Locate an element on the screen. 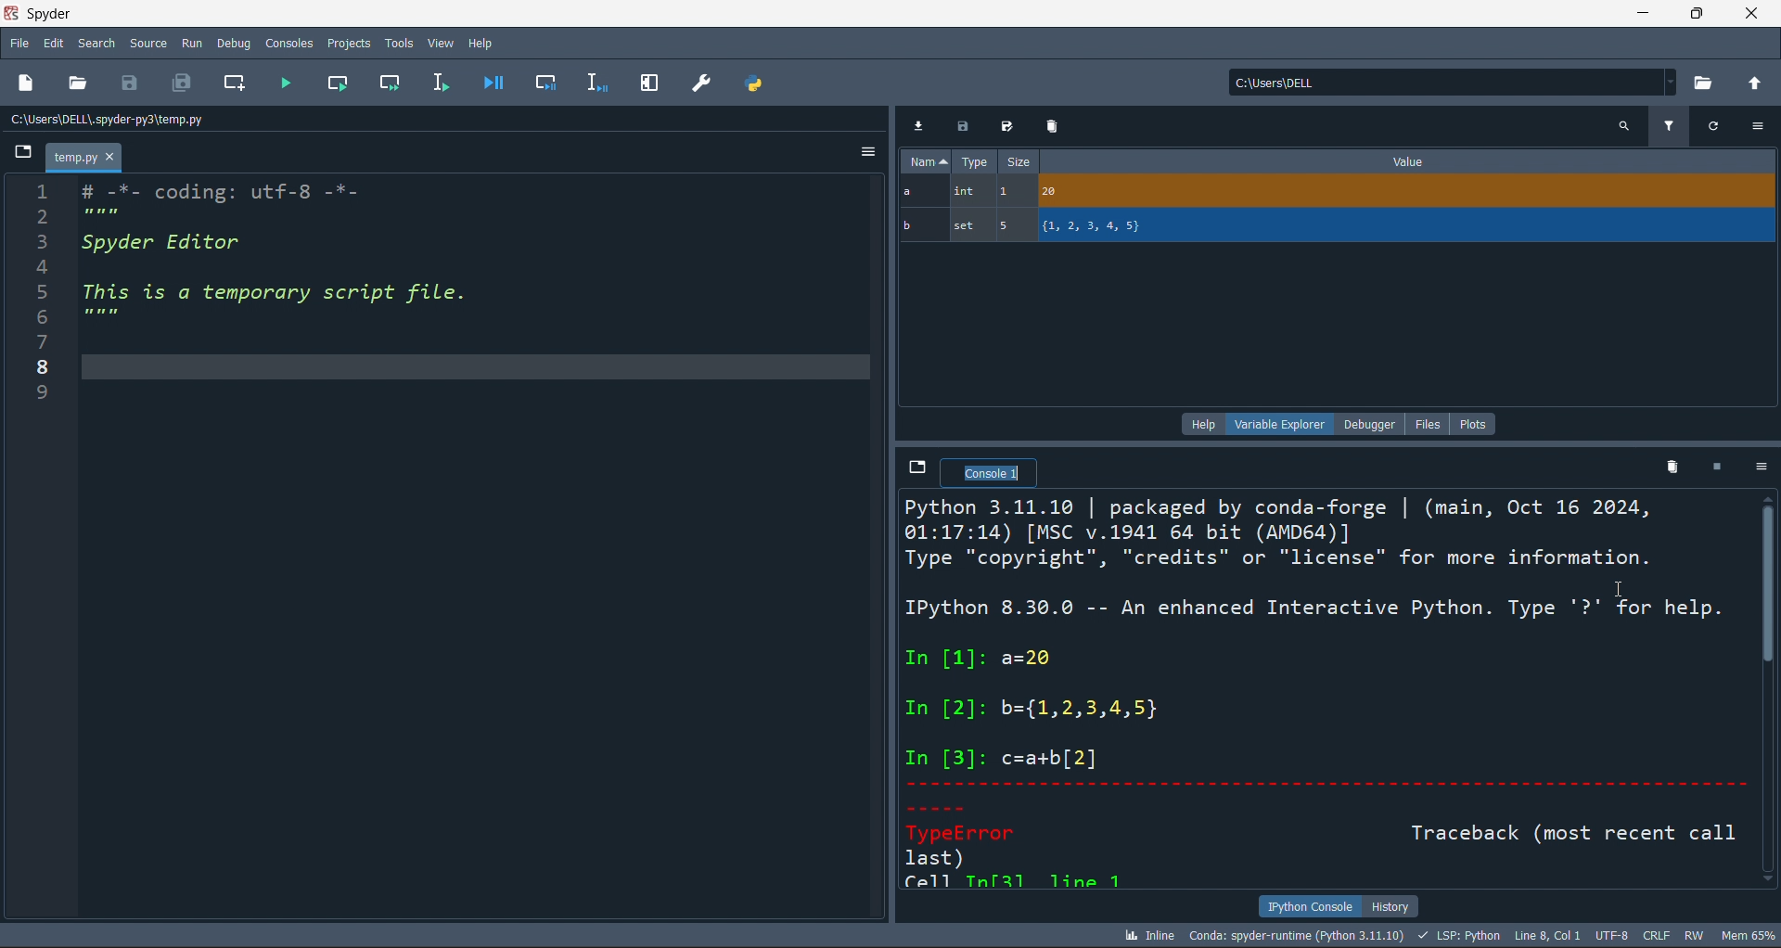 This screenshot has height=948, width=1781. save is located at coordinates (135, 83).